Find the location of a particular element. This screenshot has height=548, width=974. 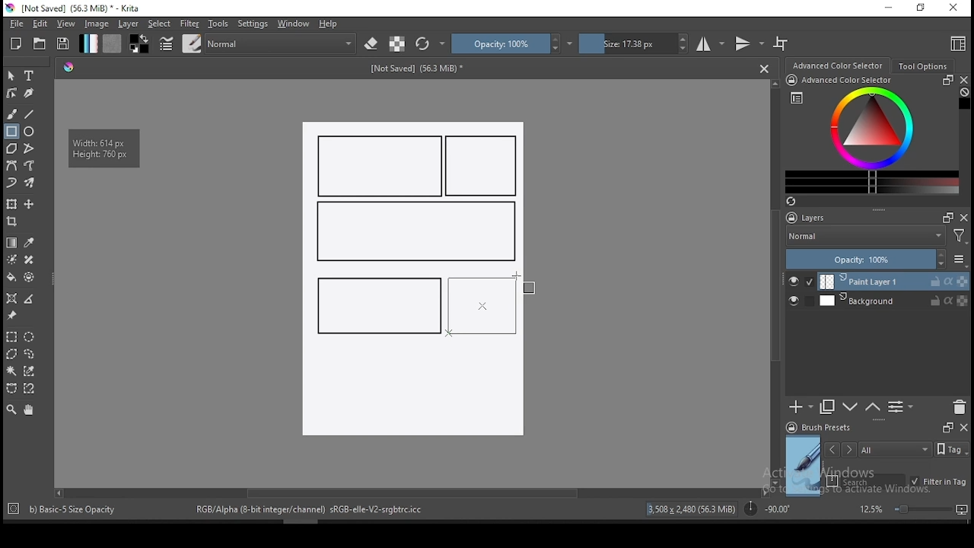

zoom level is located at coordinates (913, 508).